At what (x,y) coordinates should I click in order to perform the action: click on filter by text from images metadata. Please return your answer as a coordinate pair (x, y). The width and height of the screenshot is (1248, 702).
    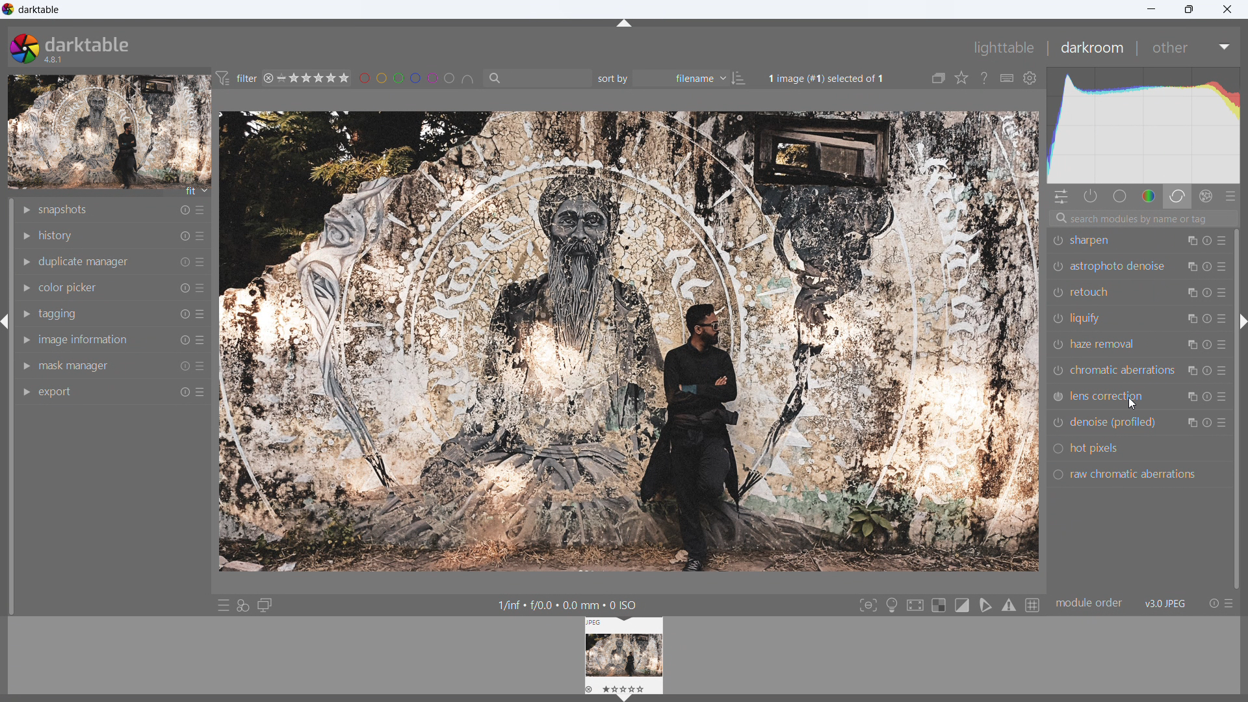
    Looking at the image, I should click on (537, 78).